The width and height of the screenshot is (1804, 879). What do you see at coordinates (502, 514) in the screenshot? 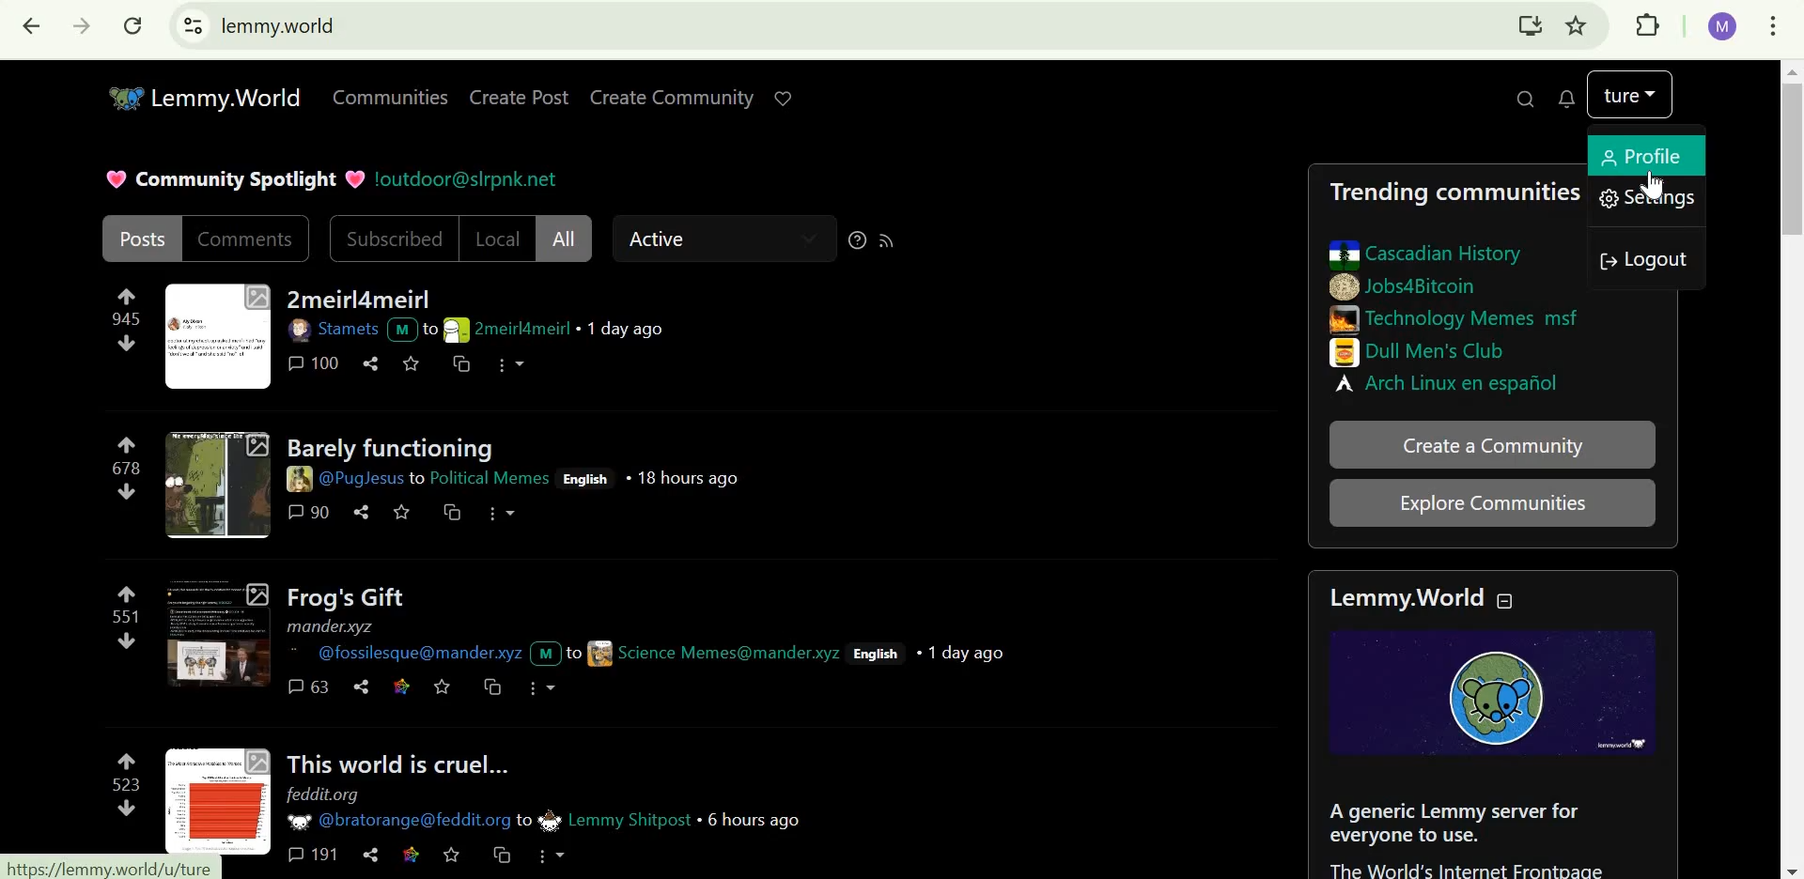
I see `more` at bounding box center [502, 514].